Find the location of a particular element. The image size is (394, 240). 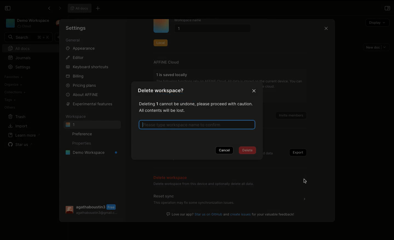

Scroll is located at coordinates (334, 121).